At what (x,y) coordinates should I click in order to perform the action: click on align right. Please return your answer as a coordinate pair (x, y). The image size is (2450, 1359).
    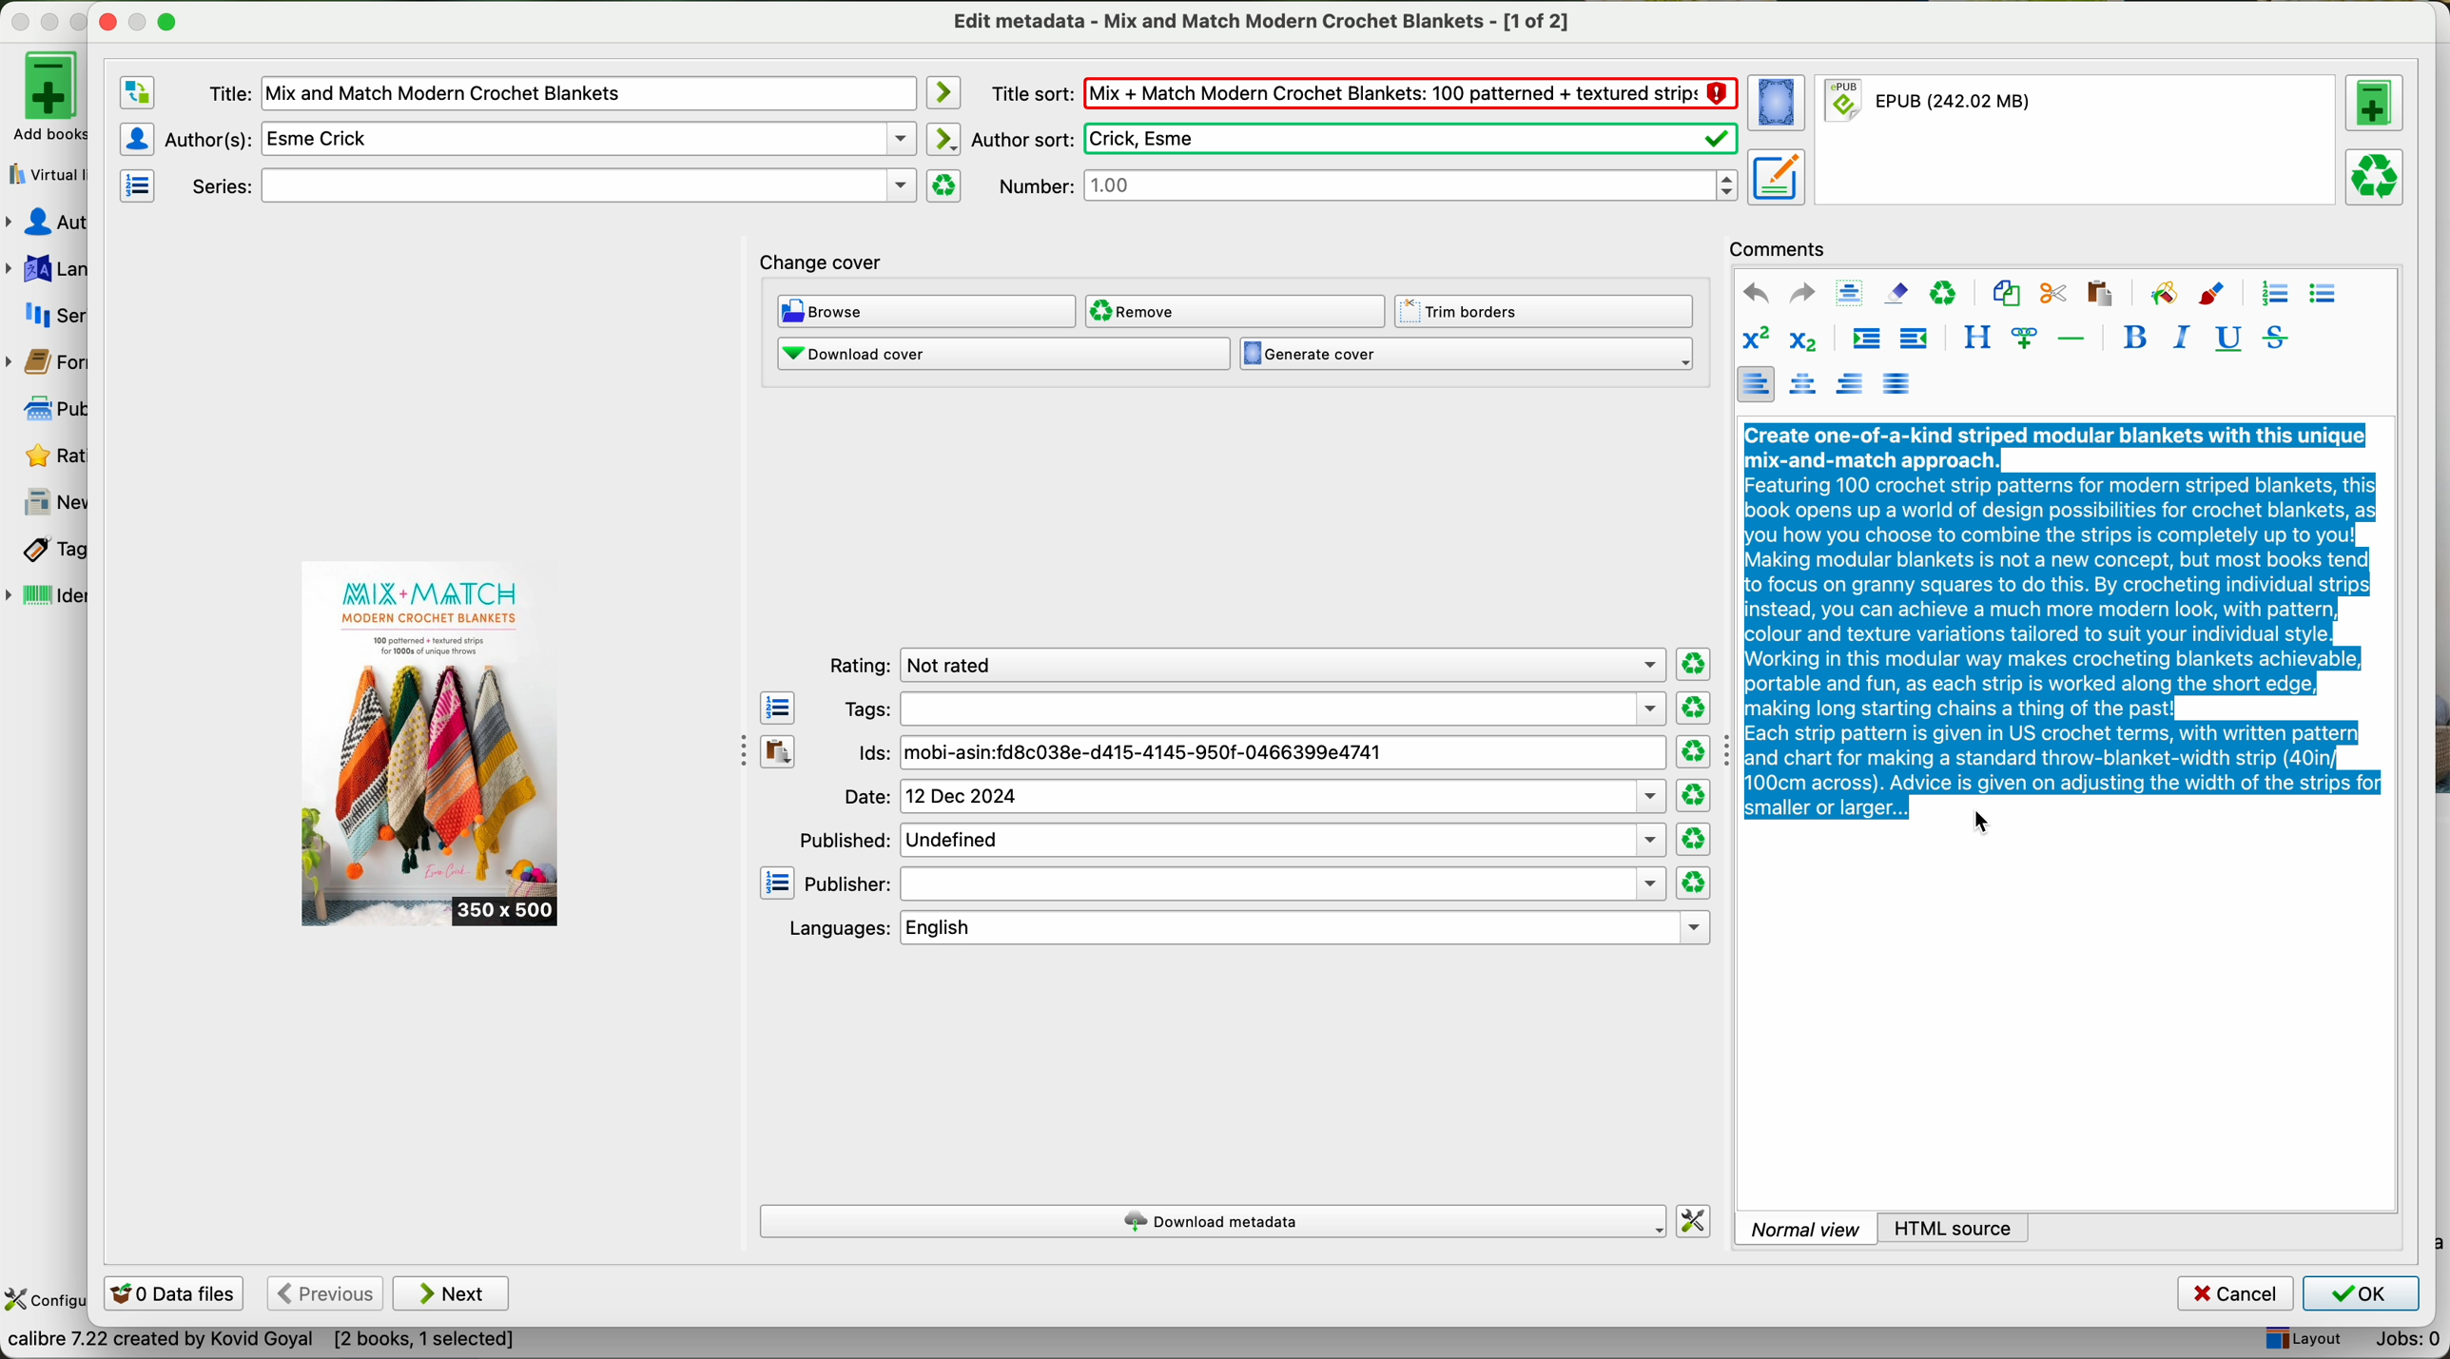
    Looking at the image, I should click on (1851, 382).